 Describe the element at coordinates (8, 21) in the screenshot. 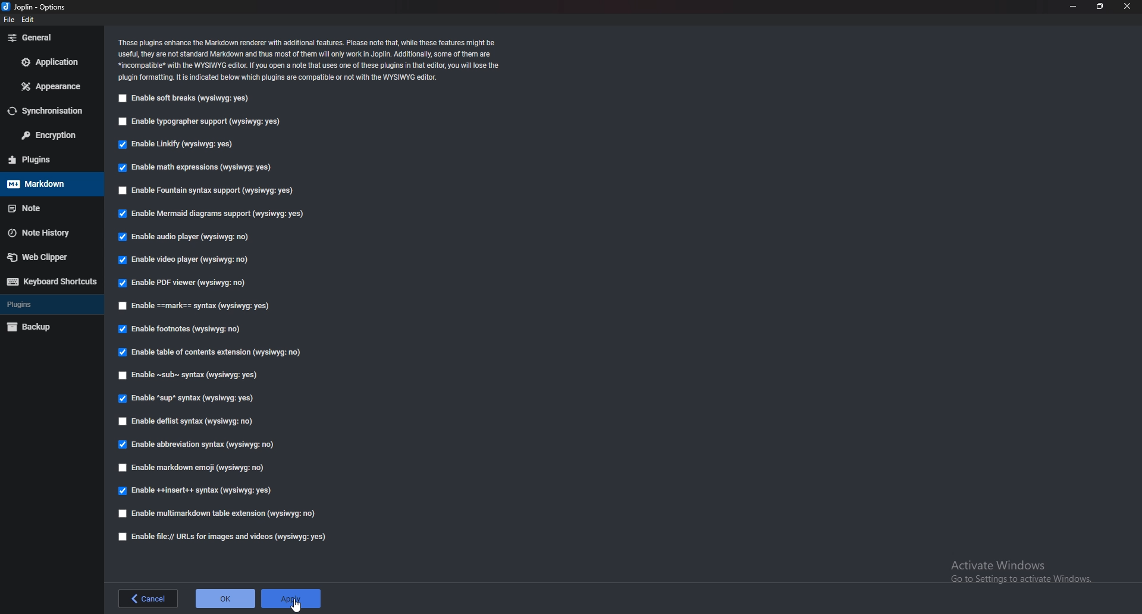

I see `file` at that location.